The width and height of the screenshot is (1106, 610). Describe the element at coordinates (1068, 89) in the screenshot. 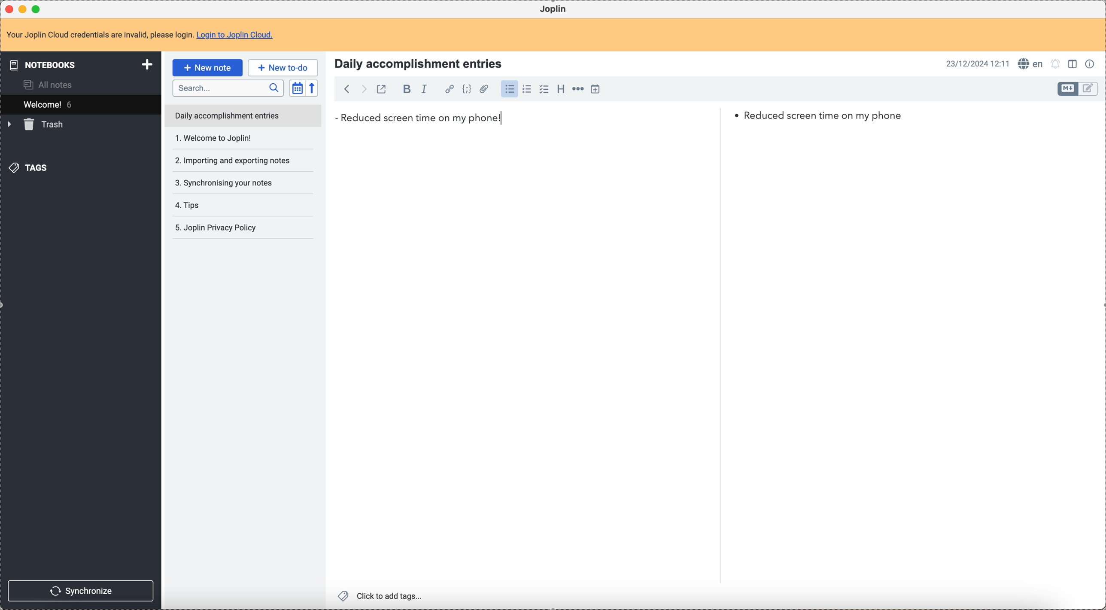

I see `toggle edit layout` at that location.